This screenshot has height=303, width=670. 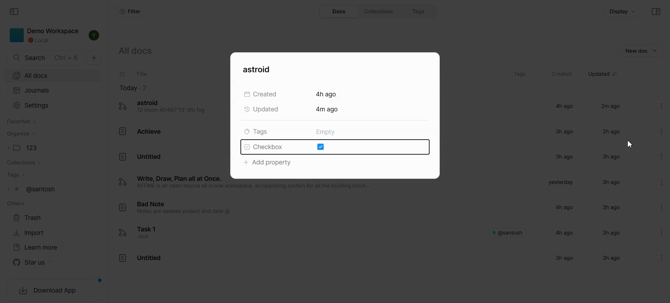 What do you see at coordinates (334, 147) in the screenshot?
I see `Checkbox enable/ disable` at bounding box center [334, 147].